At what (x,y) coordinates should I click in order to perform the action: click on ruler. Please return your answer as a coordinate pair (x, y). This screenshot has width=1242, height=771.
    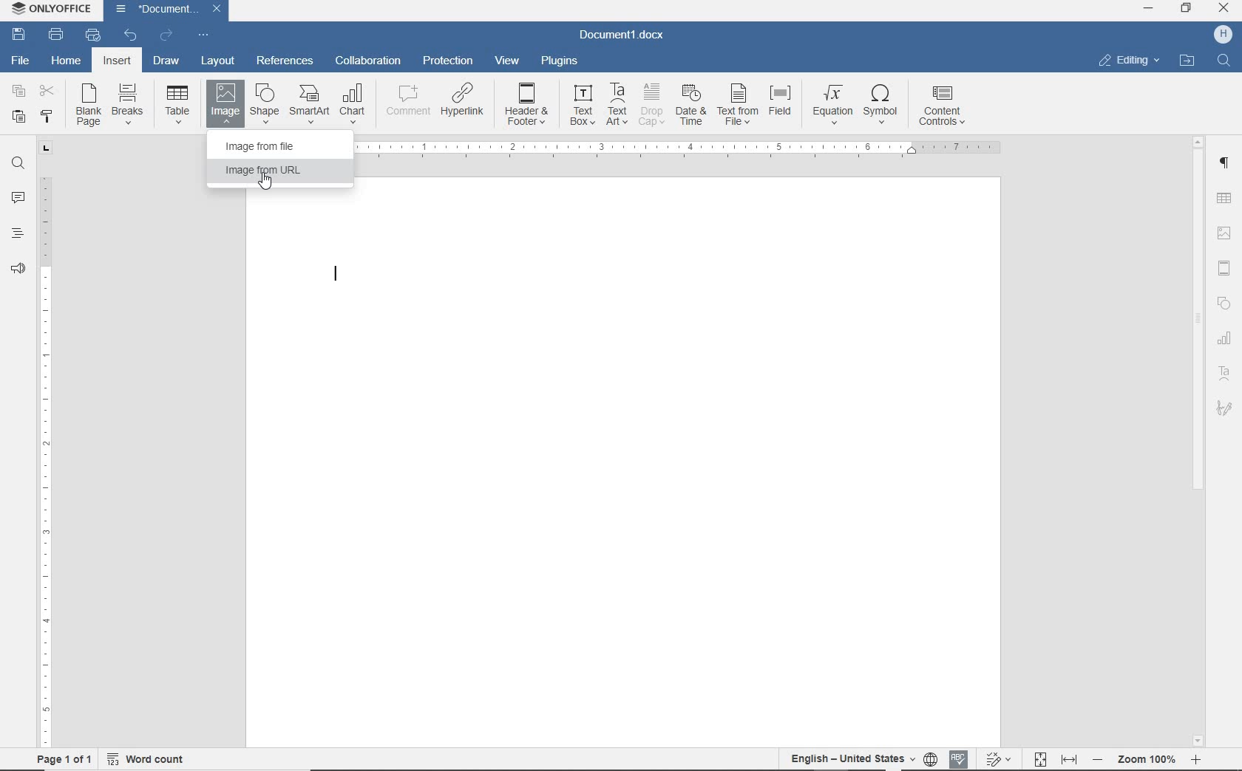
    Looking at the image, I should click on (49, 445).